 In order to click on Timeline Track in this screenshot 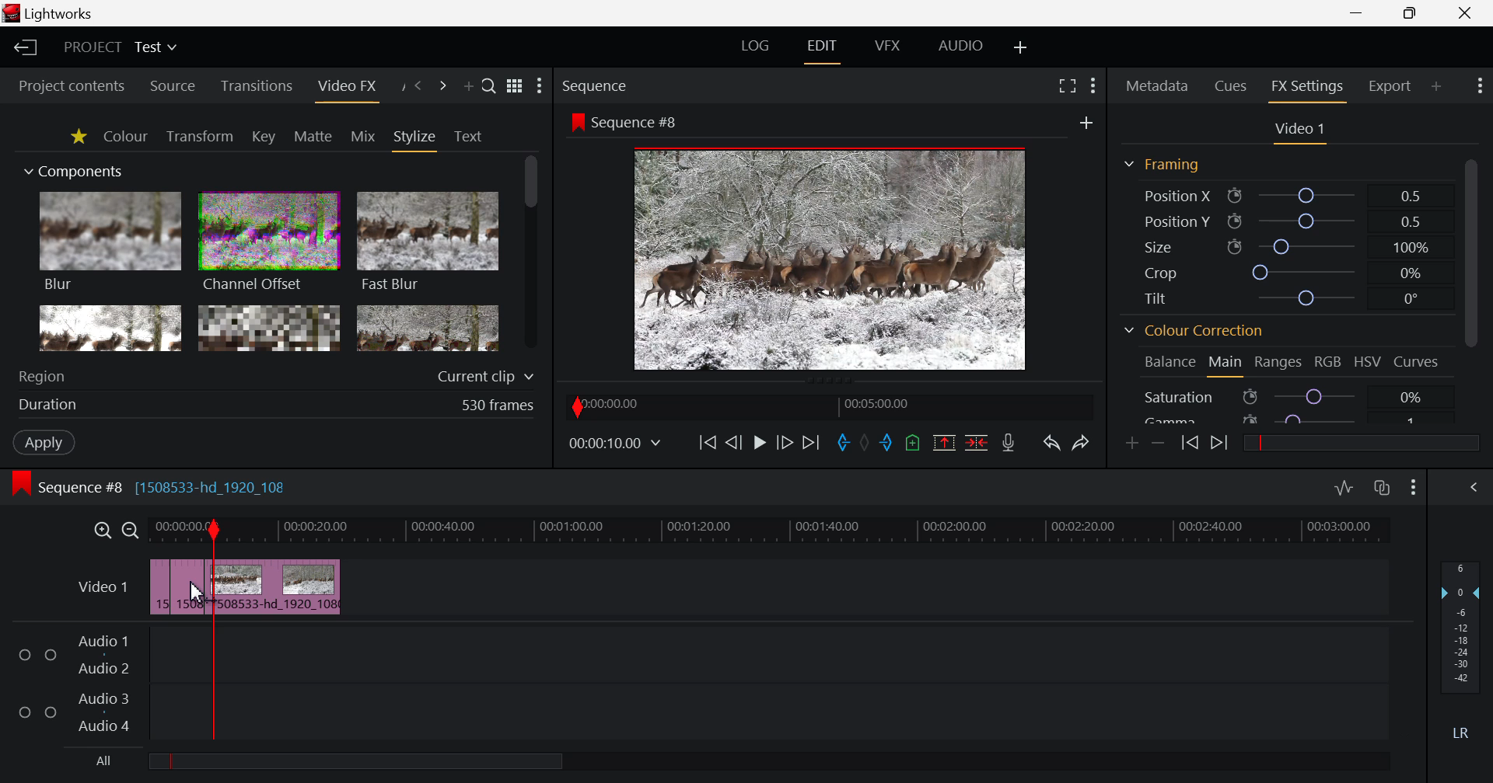, I will do `click(774, 532)`.